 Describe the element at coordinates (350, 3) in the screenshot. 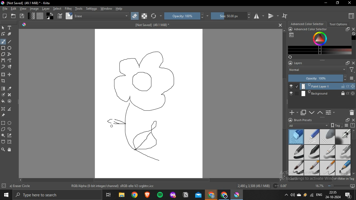

I see `Close` at that location.